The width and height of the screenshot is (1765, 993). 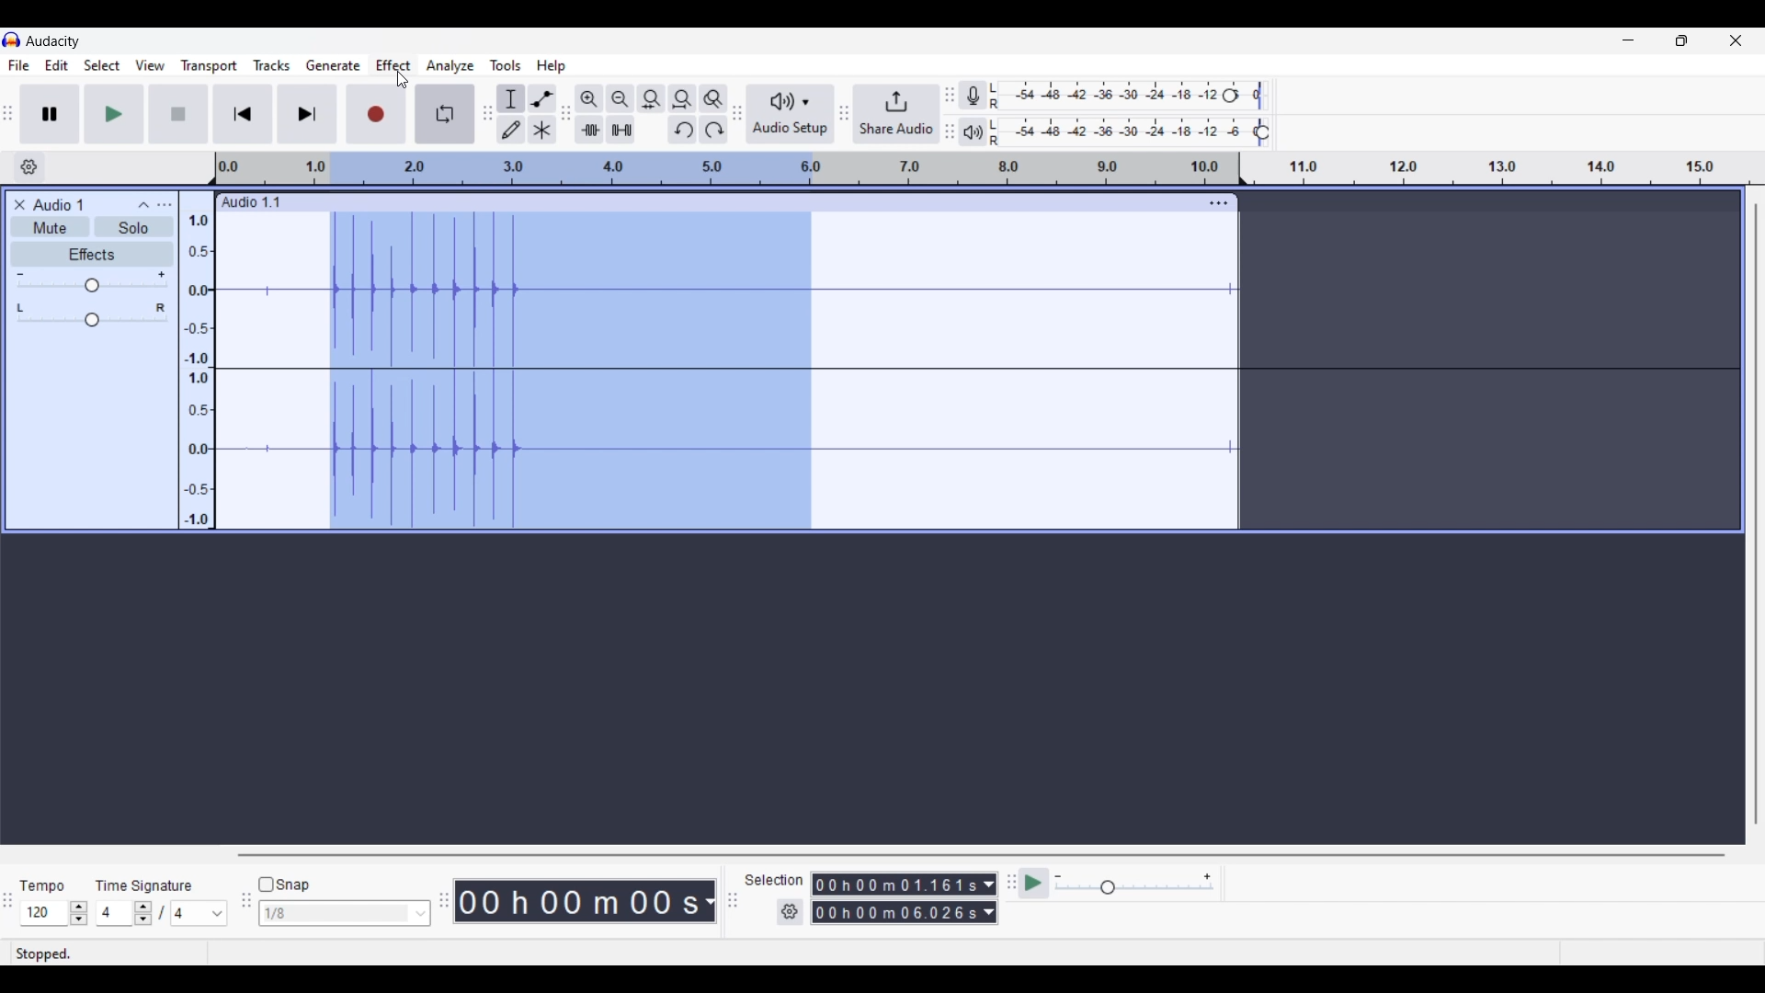 What do you see at coordinates (621, 130) in the screenshot?
I see `Silence audio selection` at bounding box center [621, 130].